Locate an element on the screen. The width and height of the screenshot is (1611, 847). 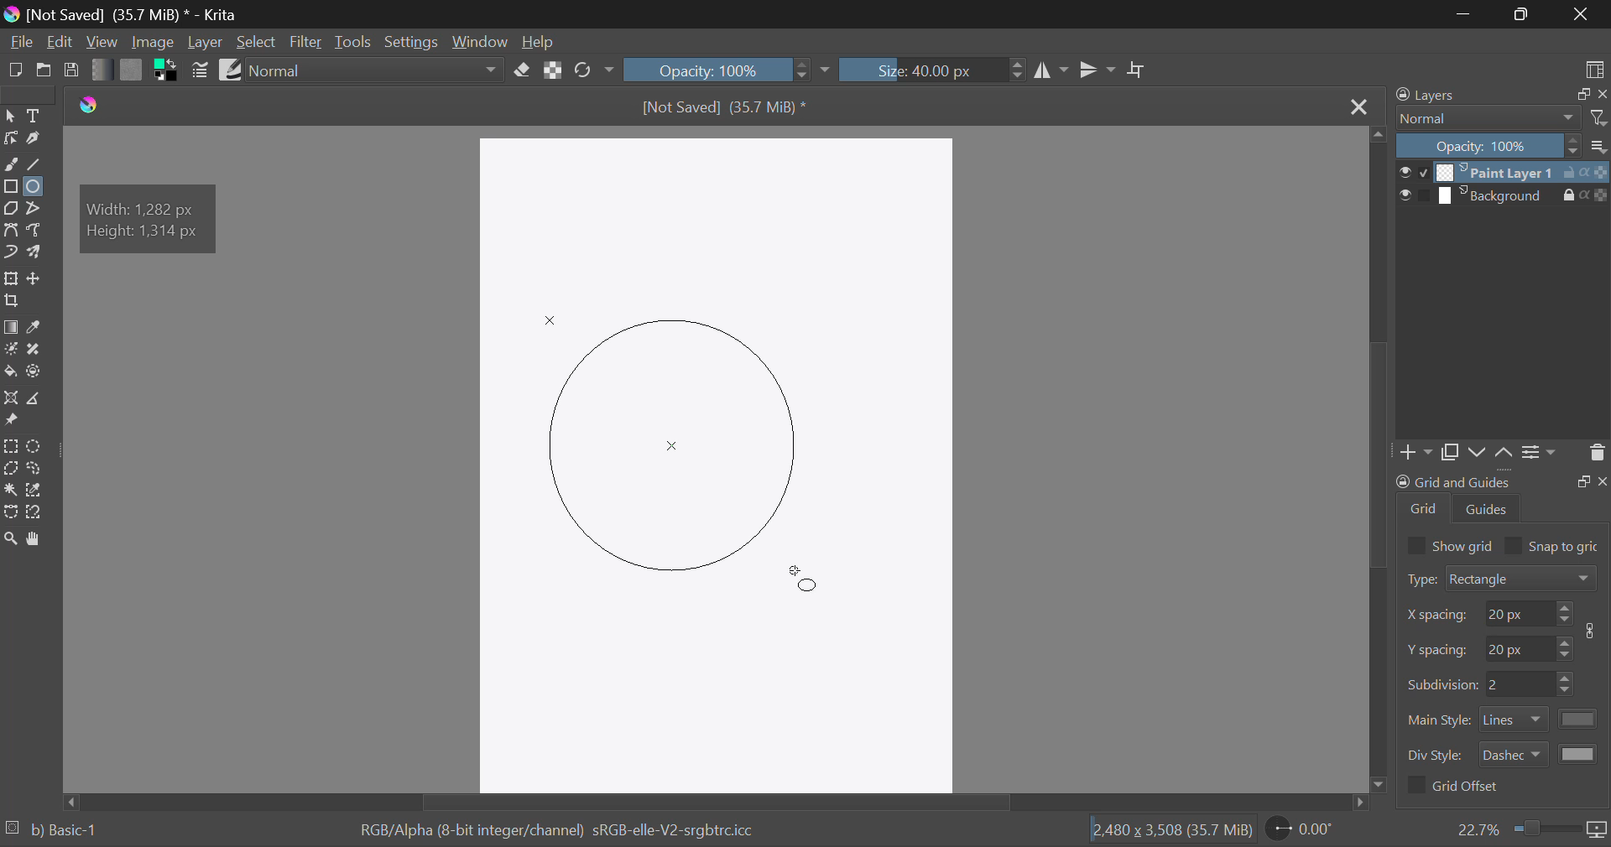
Smart Patch Tool is located at coordinates (34, 350).